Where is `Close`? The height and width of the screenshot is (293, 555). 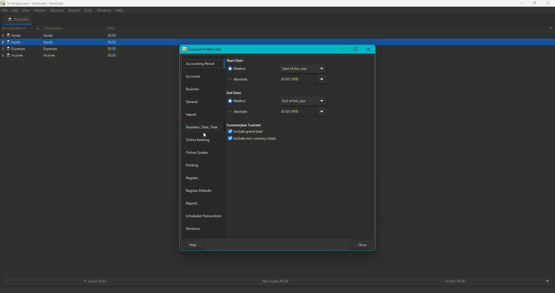
Close is located at coordinates (549, 3).